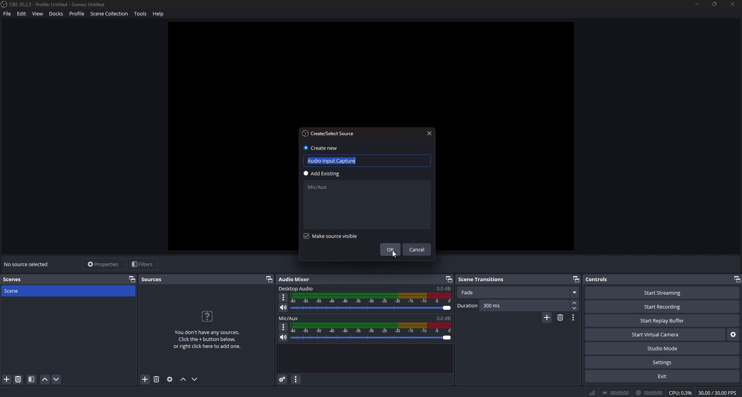  What do you see at coordinates (157, 379) in the screenshot?
I see `remove source` at bounding box center [157, 379].